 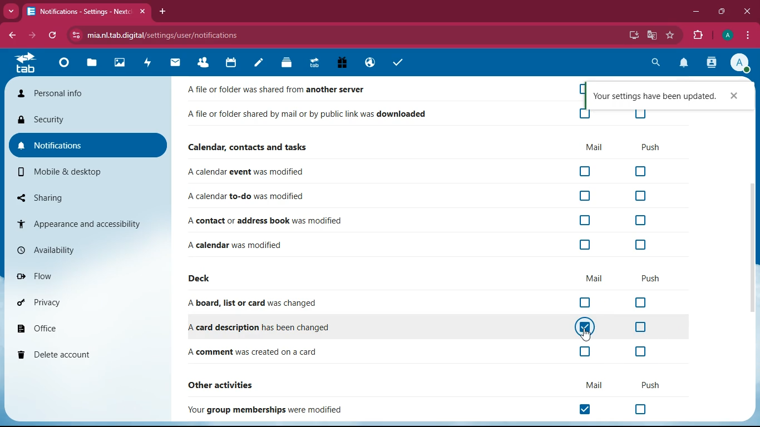 What do you see at coordinates (31, 36) in the screenshot?
I see `forward` at bounding box center [31, 36].